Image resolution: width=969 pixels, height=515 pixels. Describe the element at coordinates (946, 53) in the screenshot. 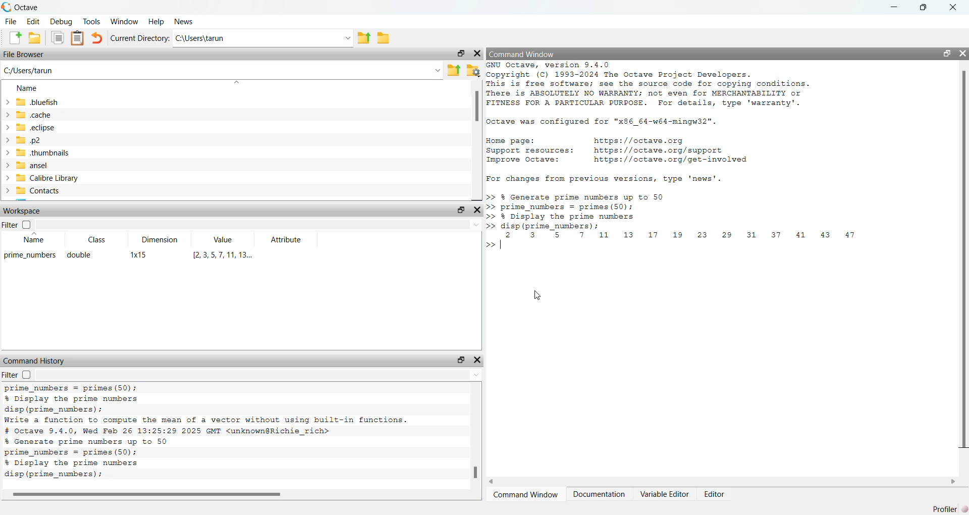

I see `open in separate window` at that location.